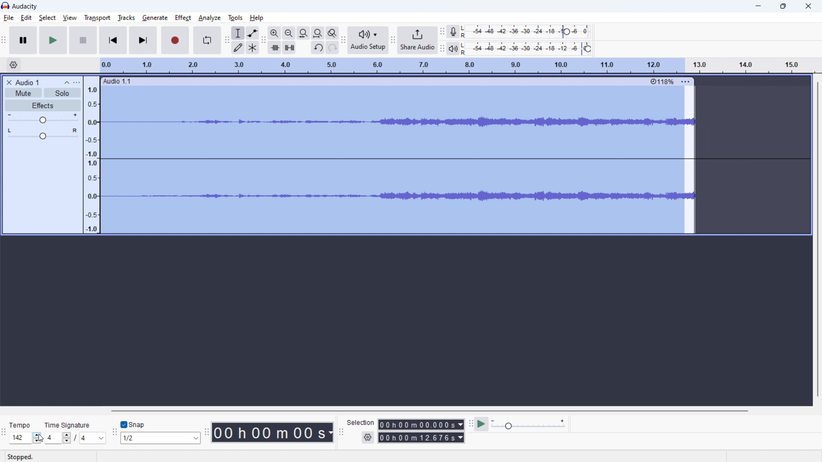 The width and height of the screenshot is (822, 462). What do you see at coordinates (481, 424) in the screenshot?
I see `play at speed` at bounding box center [481, 424].